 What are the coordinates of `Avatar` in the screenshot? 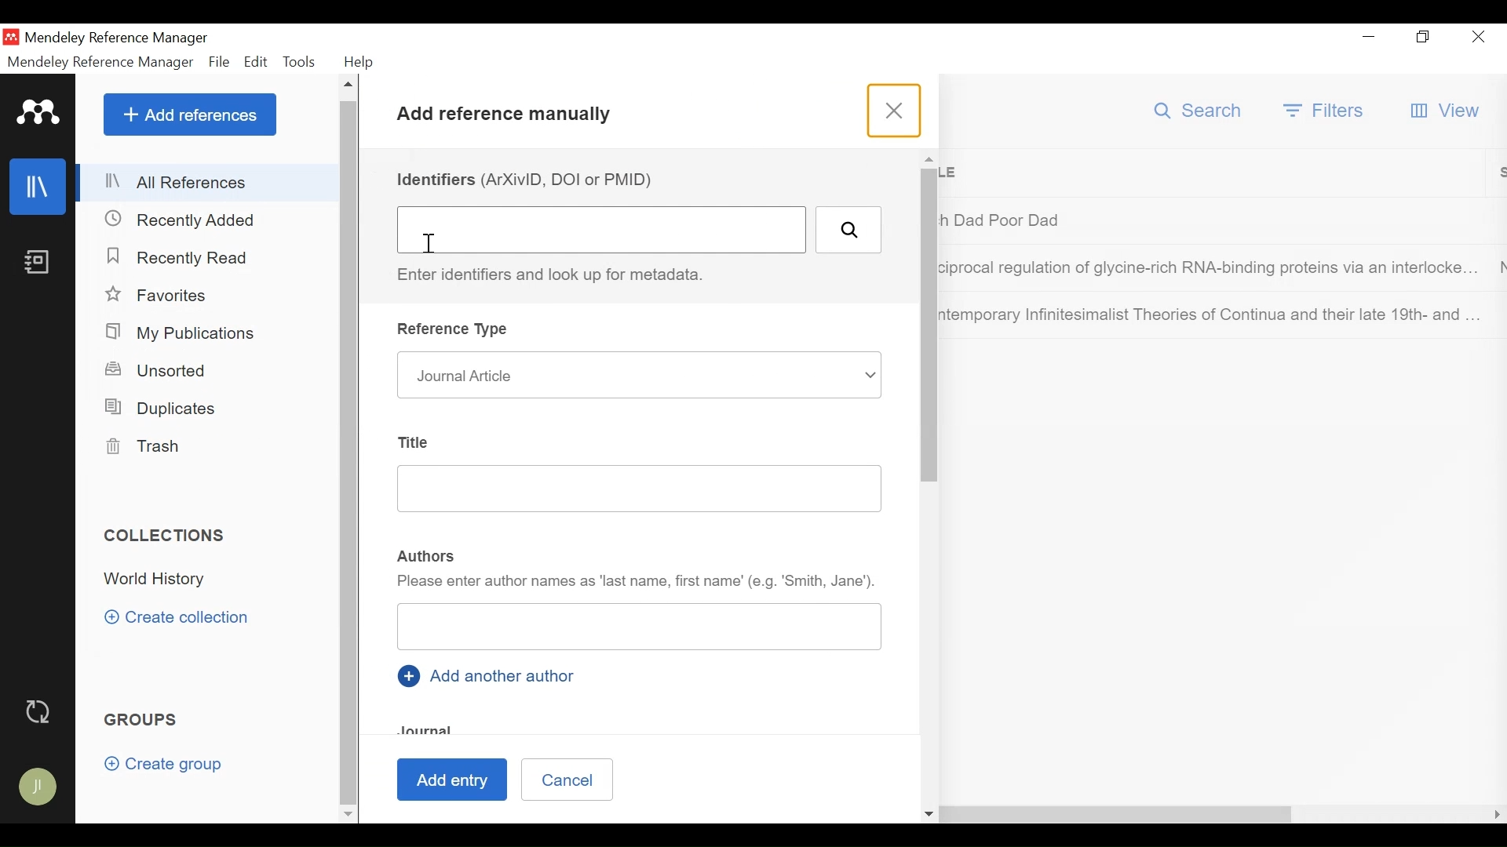 It's located at (39, 788).